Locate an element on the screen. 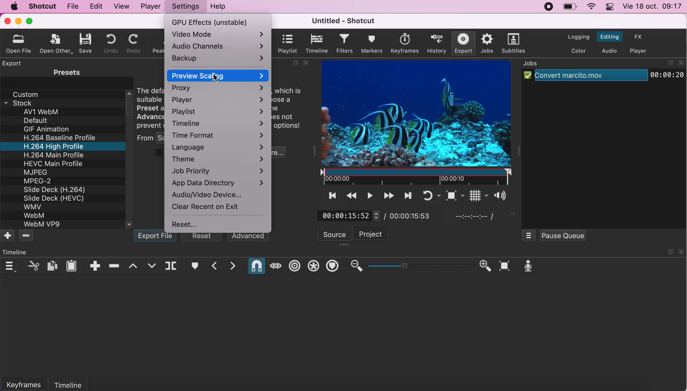 The image size is (687, 391). pause queue is located at coordinates (562, 235).